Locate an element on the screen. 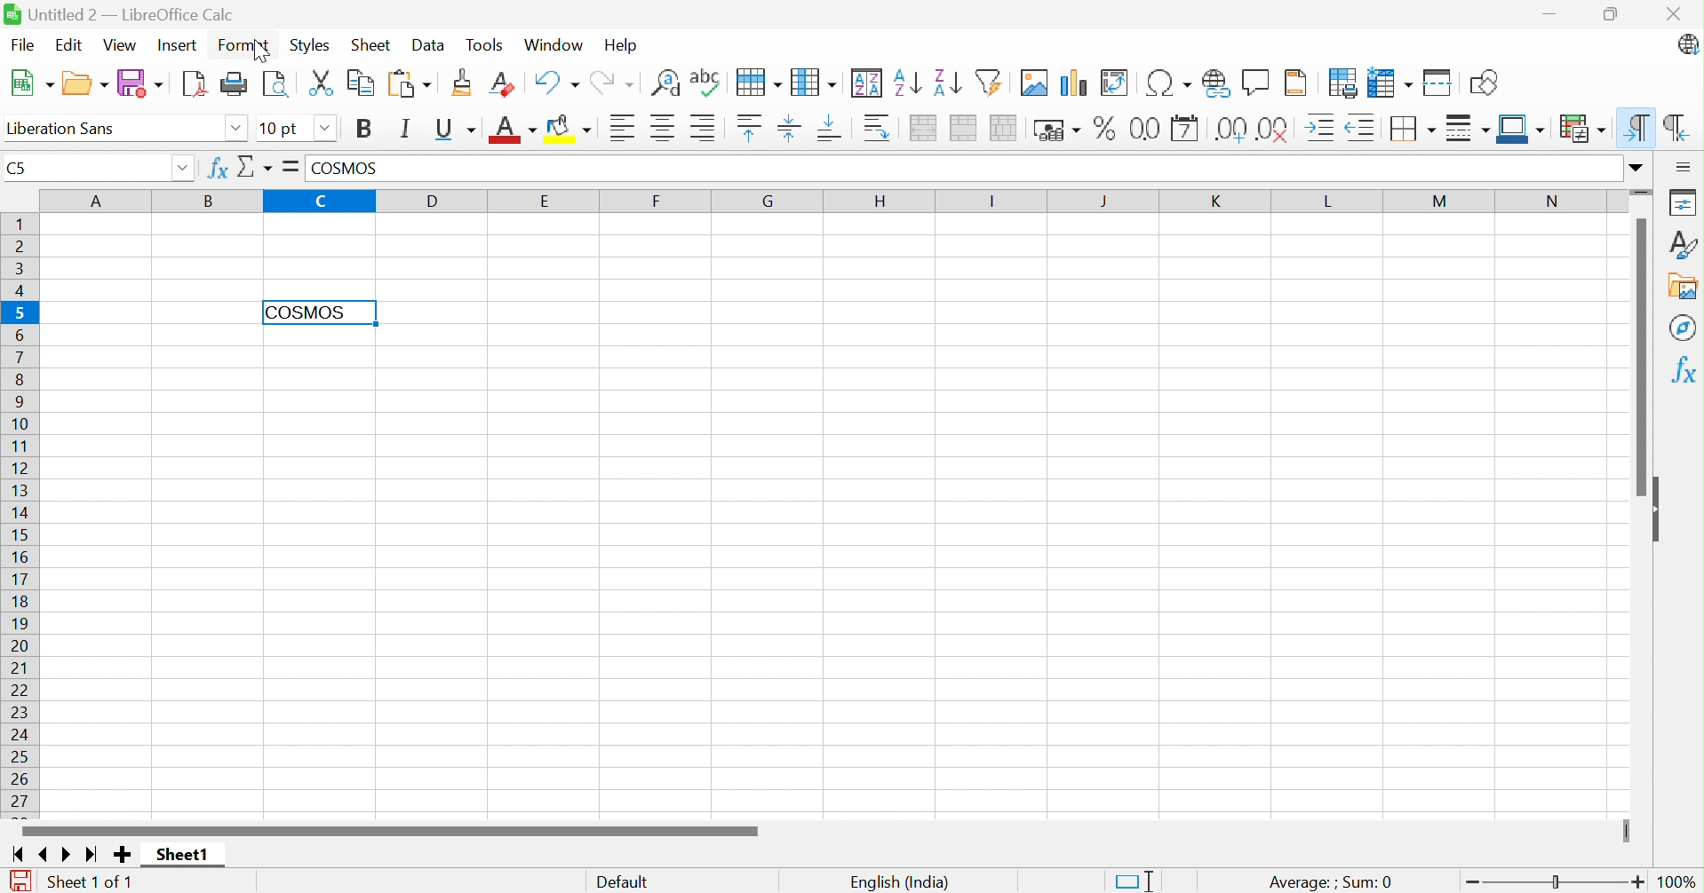 Image resolution: width=1704 pixels, height=893 pixels. New is located at coordinates (30, 83).